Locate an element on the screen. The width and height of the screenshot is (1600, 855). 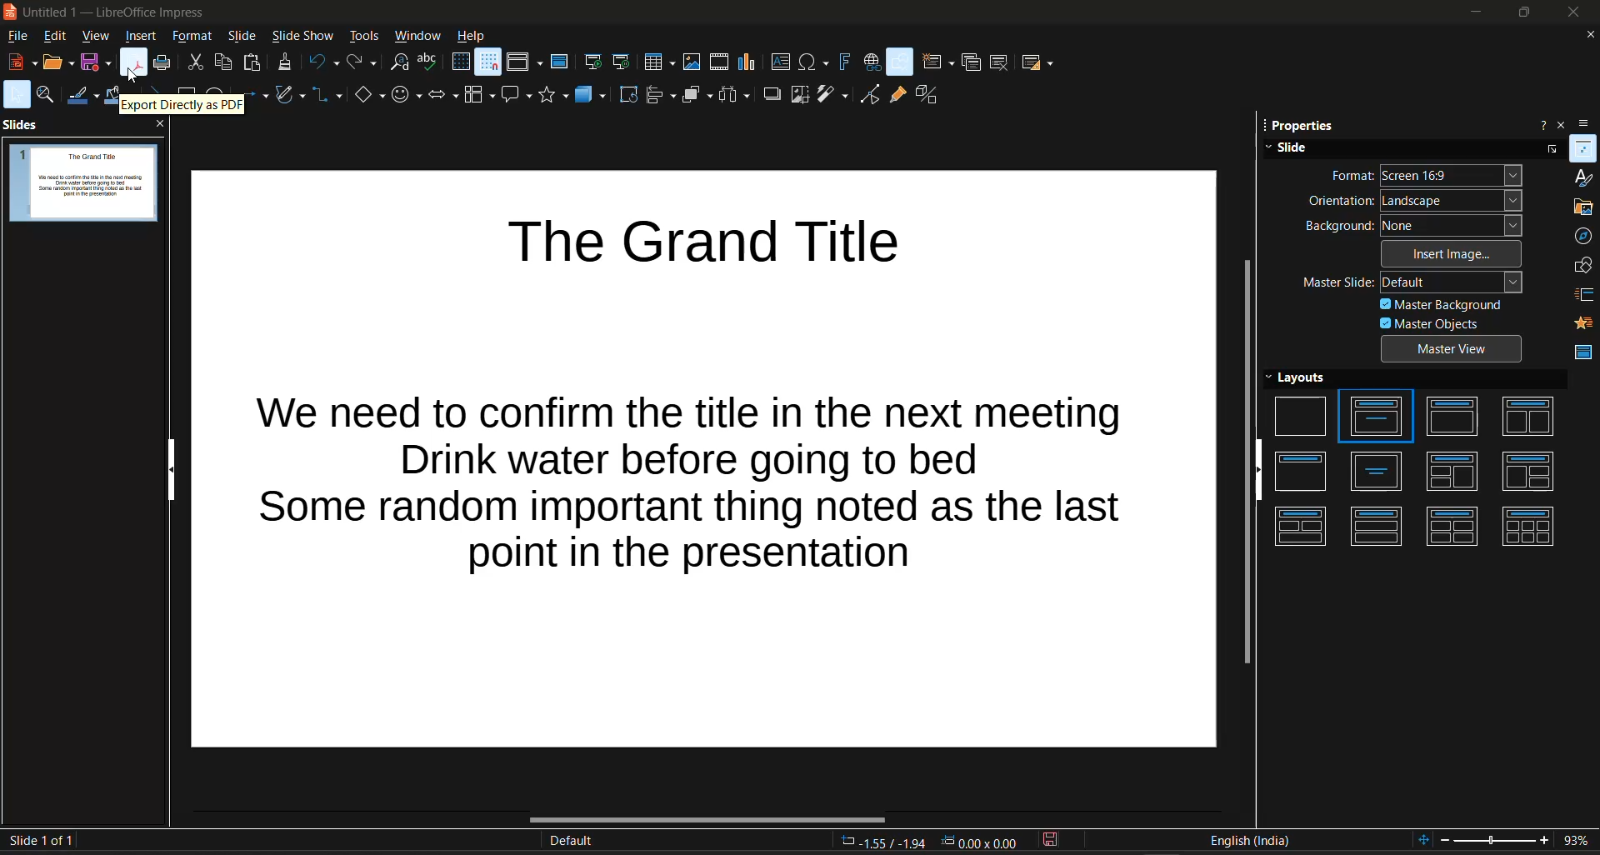
crop image is located at coordinates (799, 95).